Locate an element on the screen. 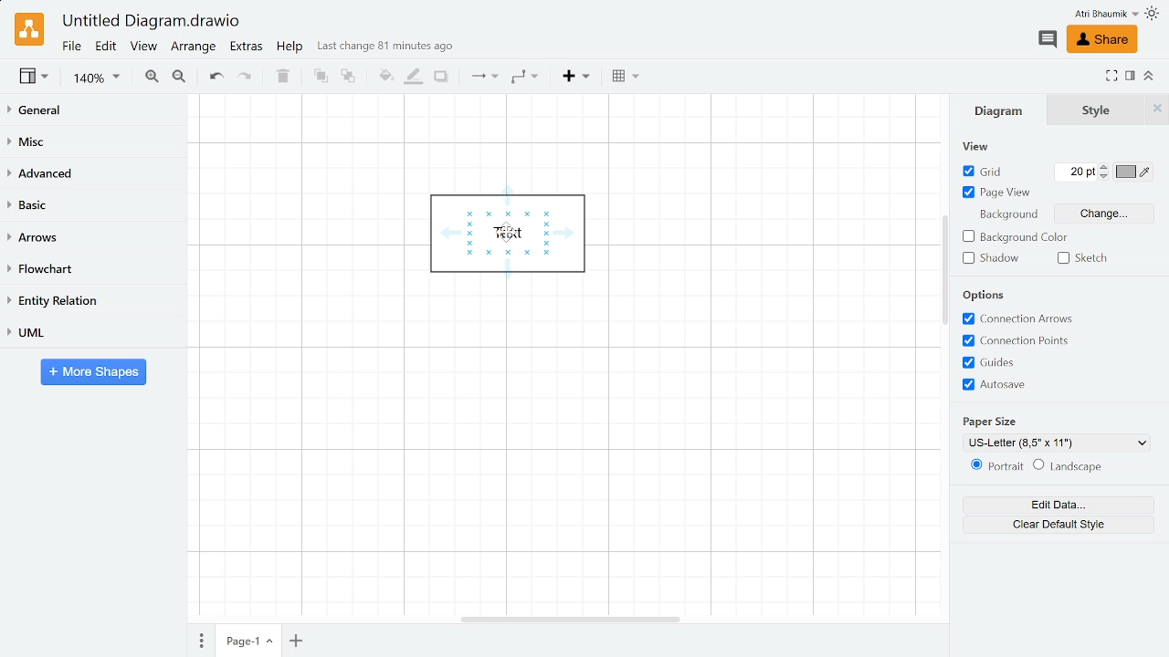 This screenshot has width=1169, height=657. View is located at coordinates (144, 48).